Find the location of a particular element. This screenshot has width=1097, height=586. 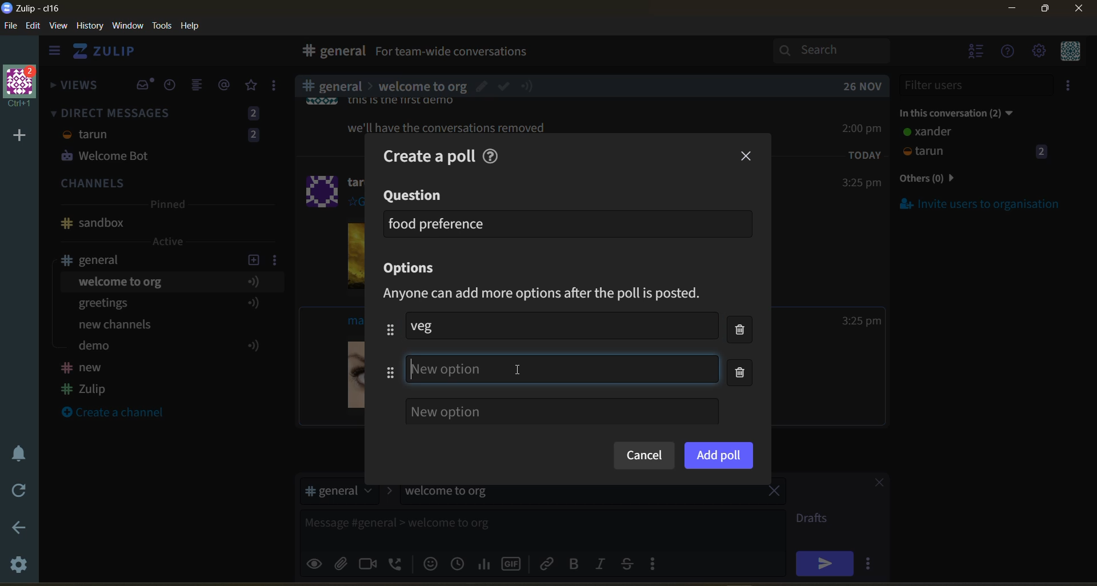

search is located at coordinates (842, 50).